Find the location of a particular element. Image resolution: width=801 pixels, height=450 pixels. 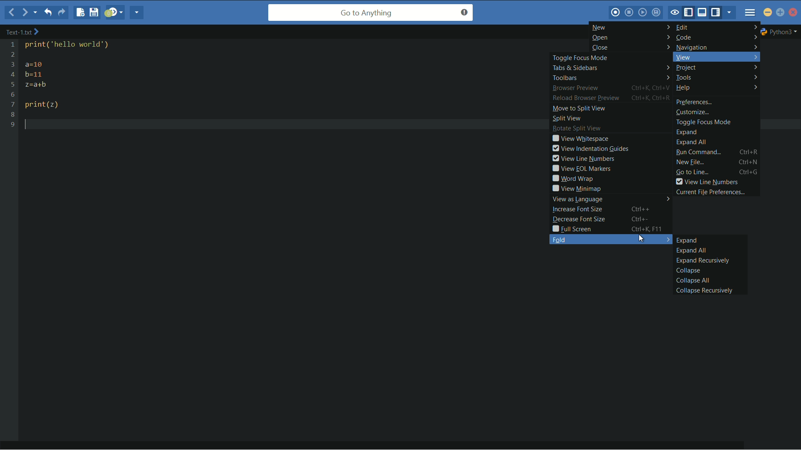

view minimap is located at coordinates (576, 188).